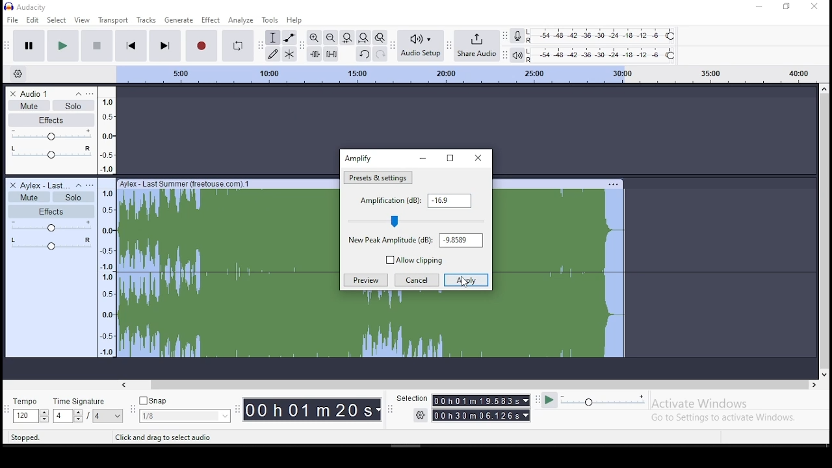  I want to click on mute, so click(28, 196).